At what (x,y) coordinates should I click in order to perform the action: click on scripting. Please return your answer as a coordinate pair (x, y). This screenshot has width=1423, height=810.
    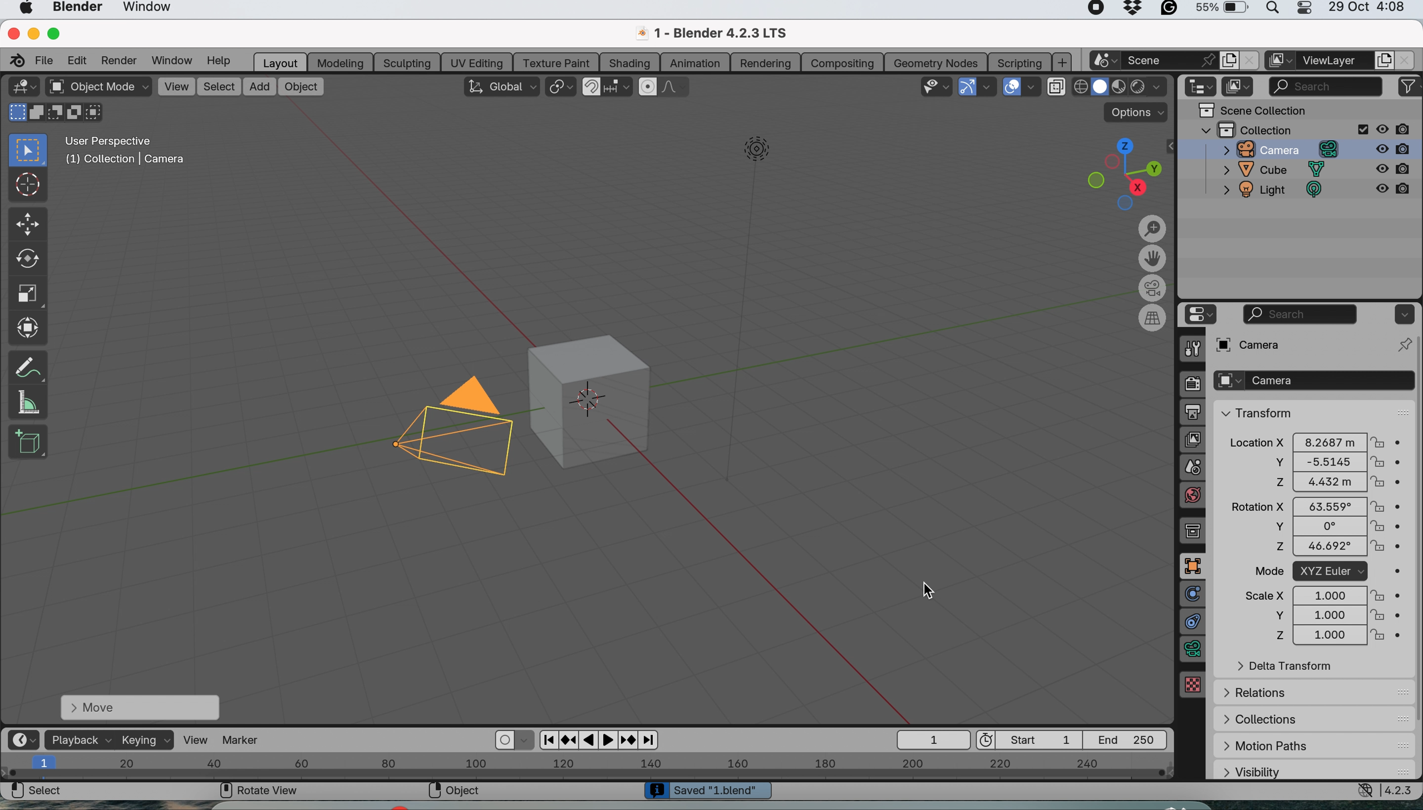
    Looking at the image, I should click on (1018, 62).